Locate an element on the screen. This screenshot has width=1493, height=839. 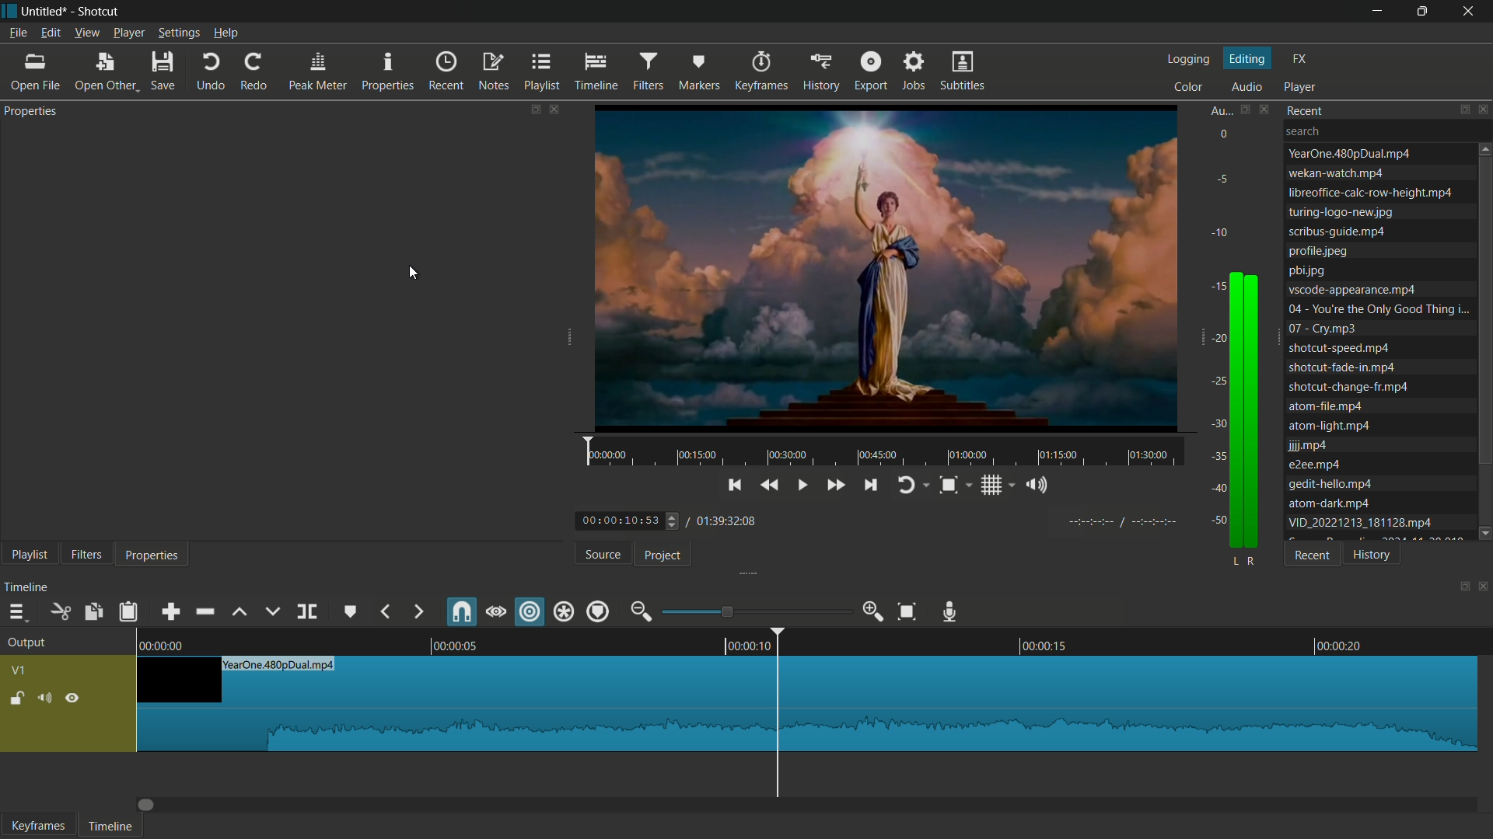
history is located at coordinates (823, 71).